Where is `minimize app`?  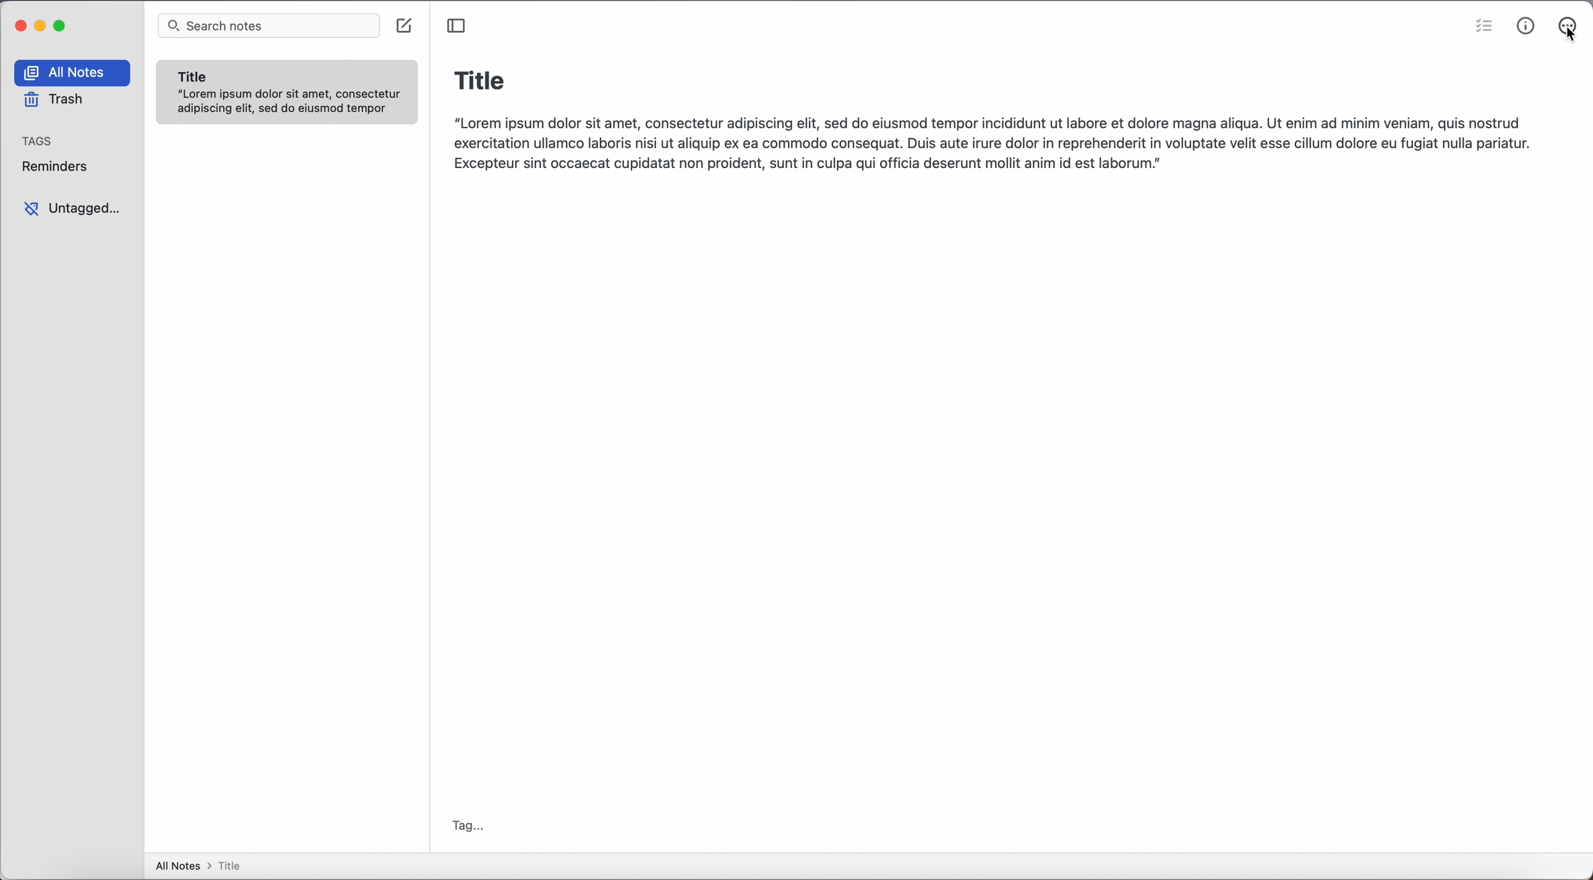 minimize app is located at coordinates (41, 26).